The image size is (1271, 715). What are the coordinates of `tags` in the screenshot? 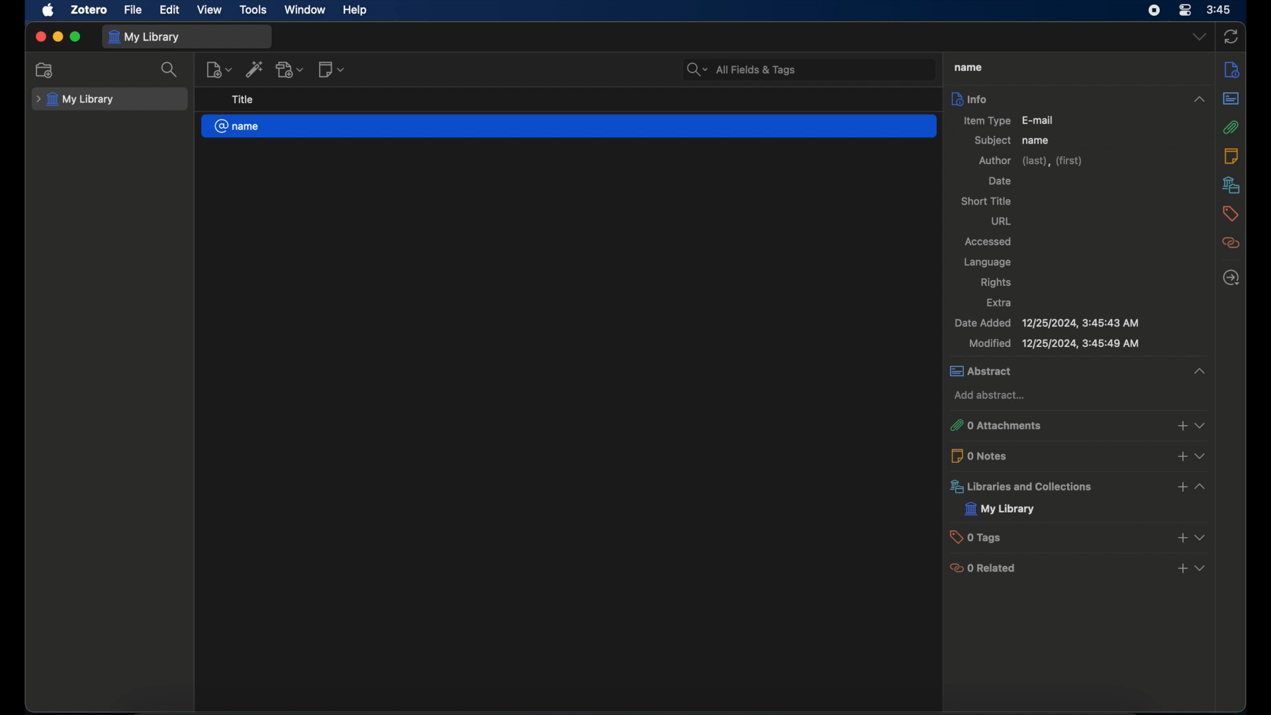 It's located at (1231, 214).